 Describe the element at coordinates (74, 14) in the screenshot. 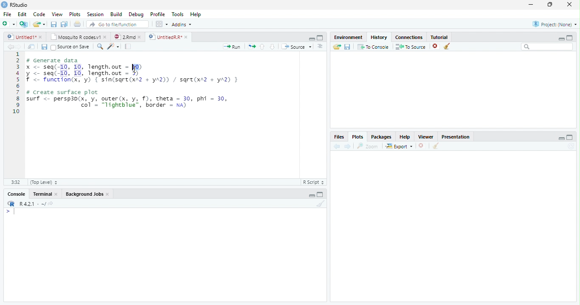

I see `Plots` at that location.